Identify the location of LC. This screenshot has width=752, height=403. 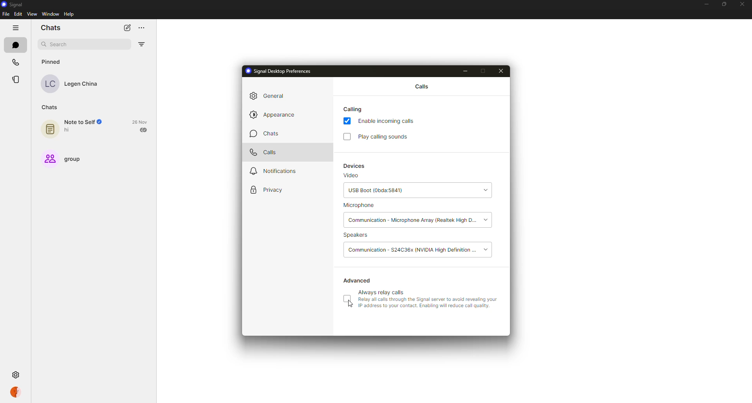
(51, 84).